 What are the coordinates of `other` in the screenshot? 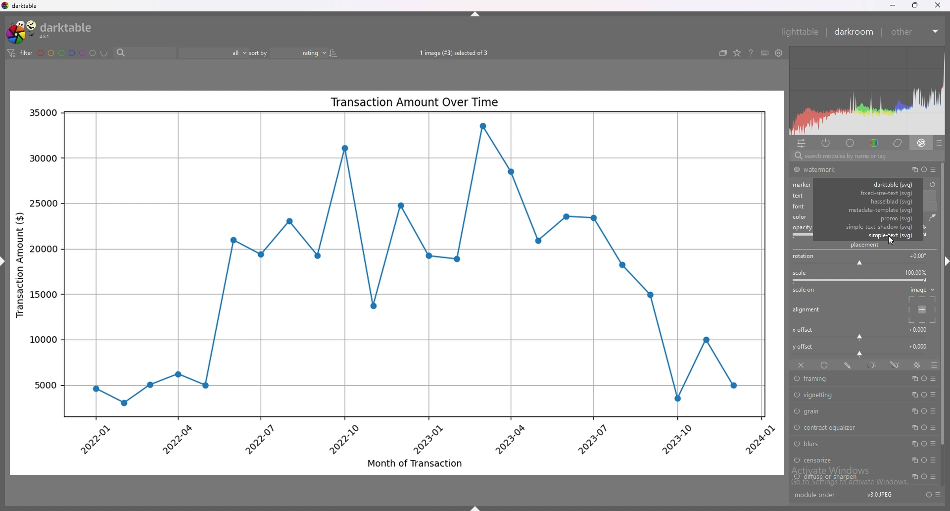 It's located at (916, 32).